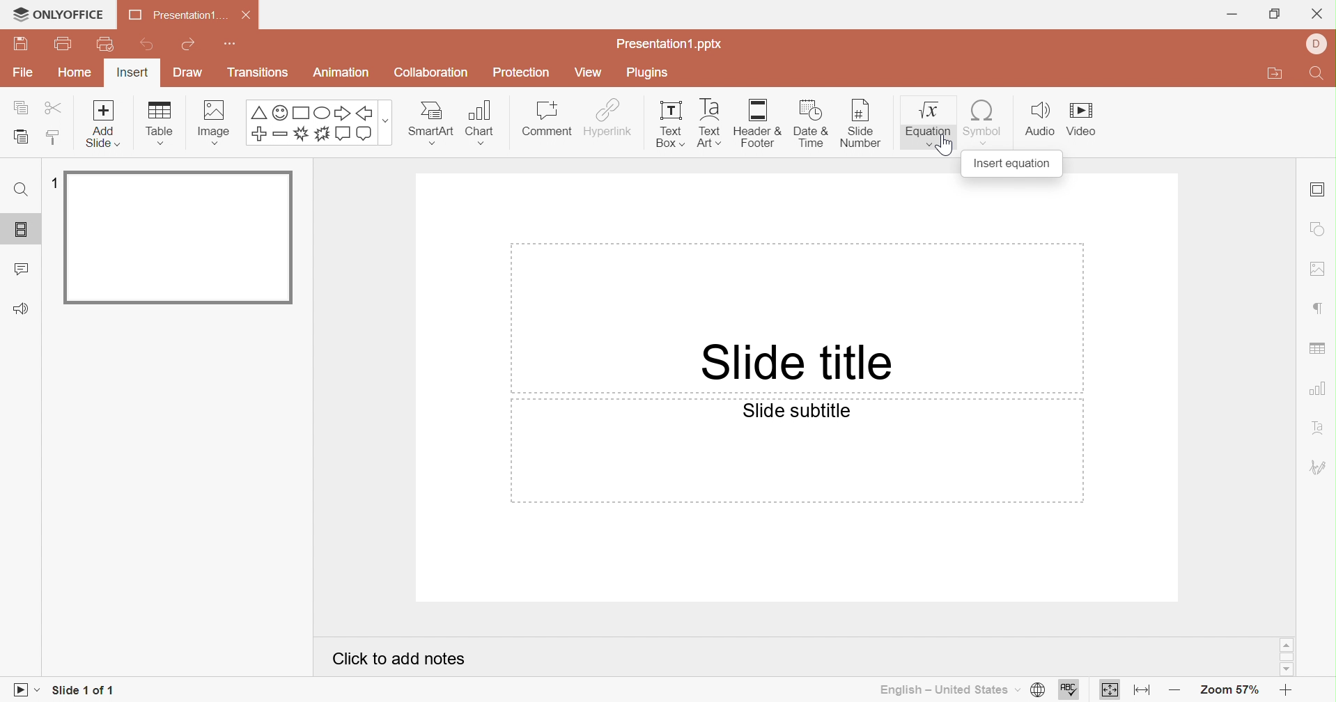 The image size is (1336, 702). I want to click on Text Art, so click(711, 123).